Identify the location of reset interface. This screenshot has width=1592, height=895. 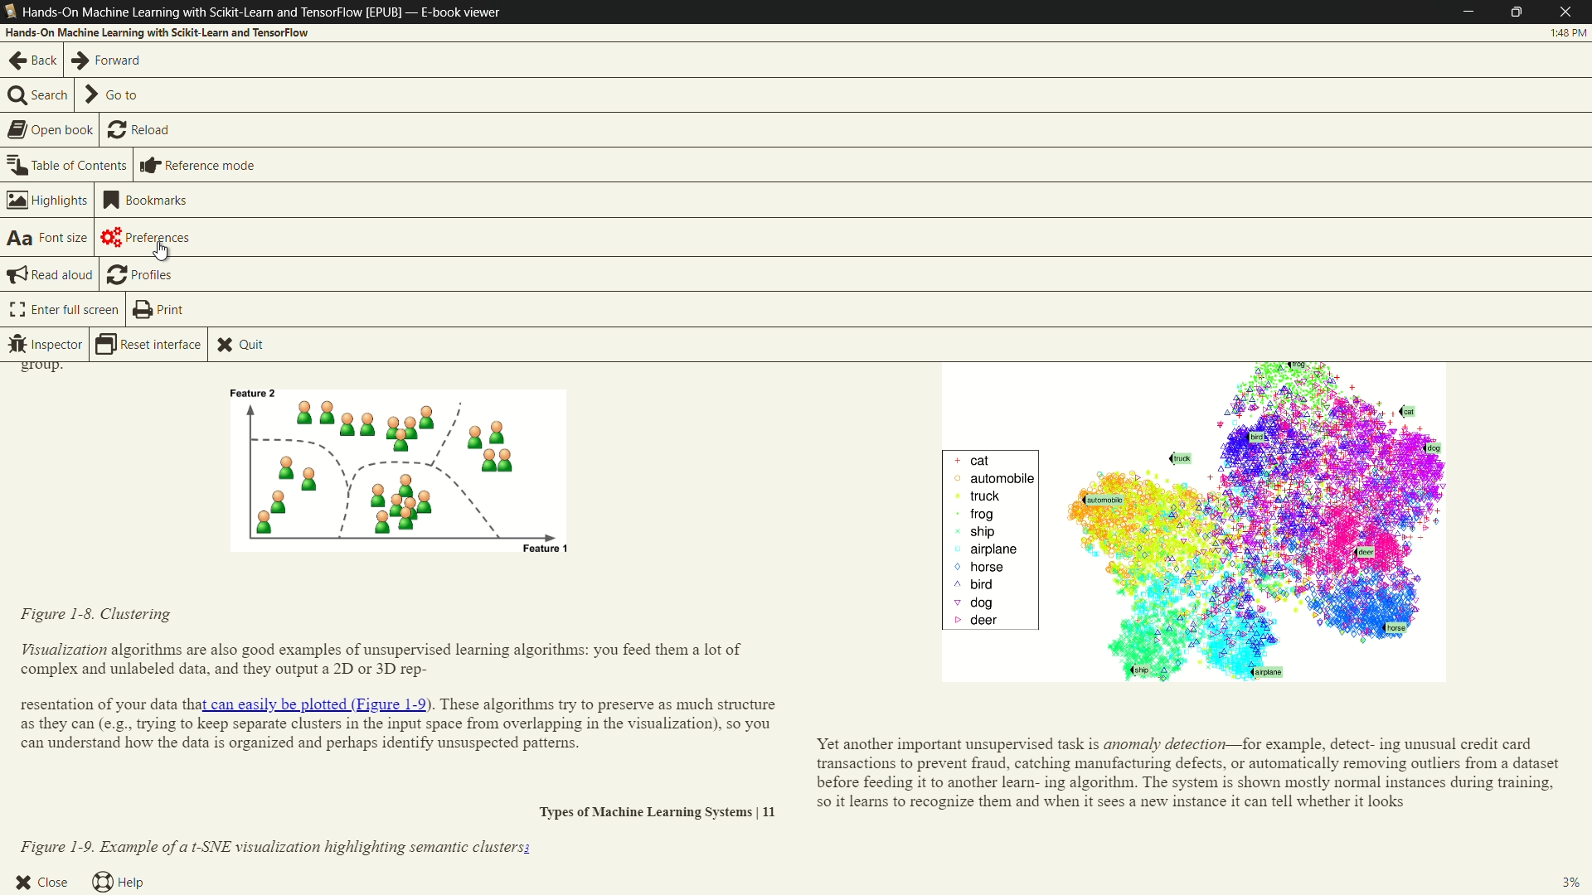
(151, 345).